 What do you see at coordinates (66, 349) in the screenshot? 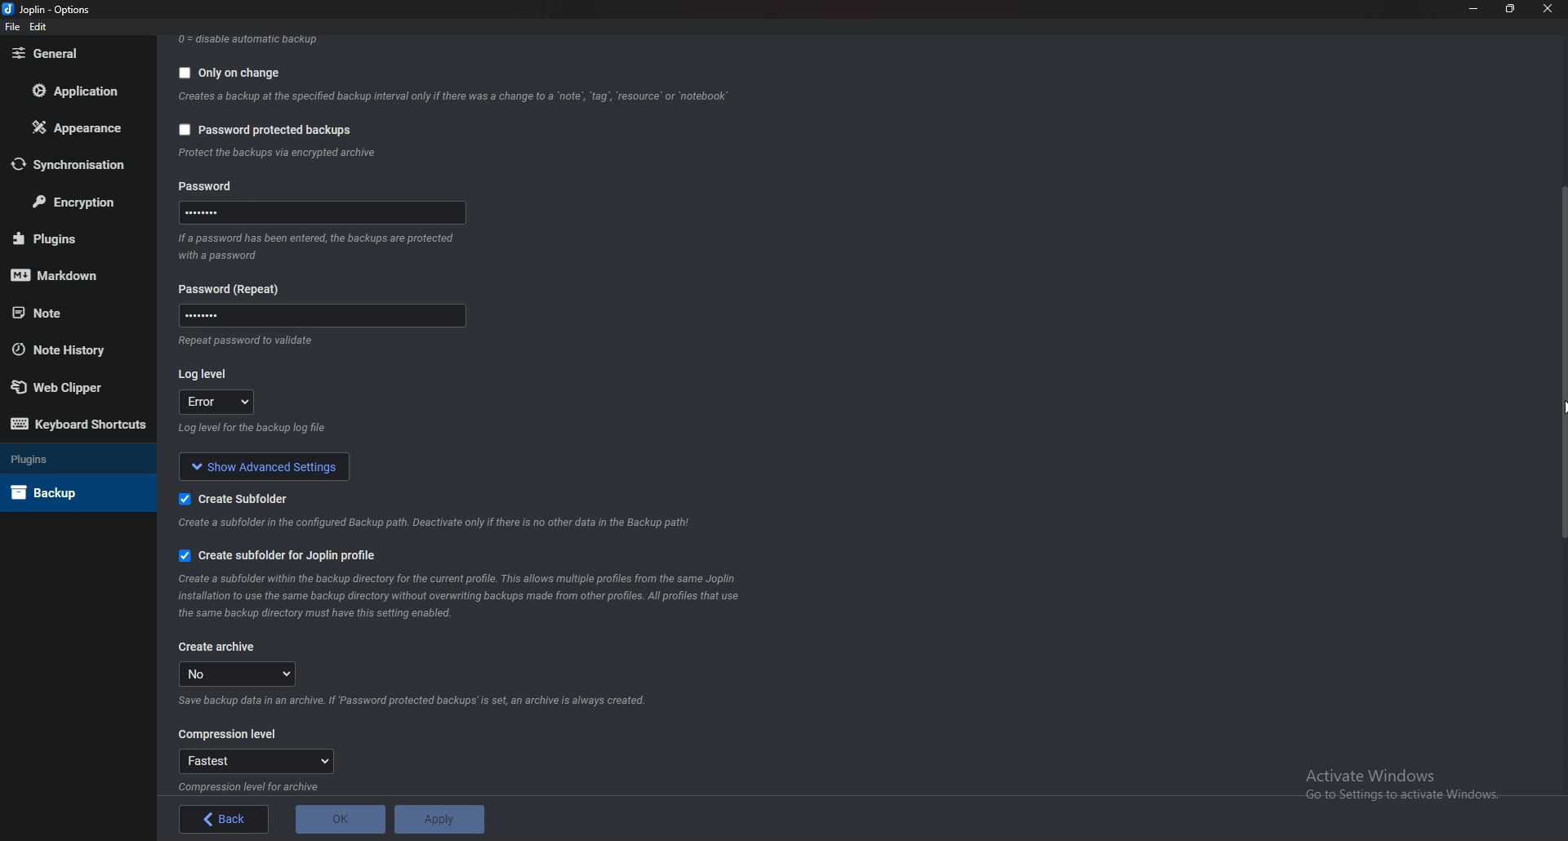
I see `Note history` at bounding box center [66, 349].